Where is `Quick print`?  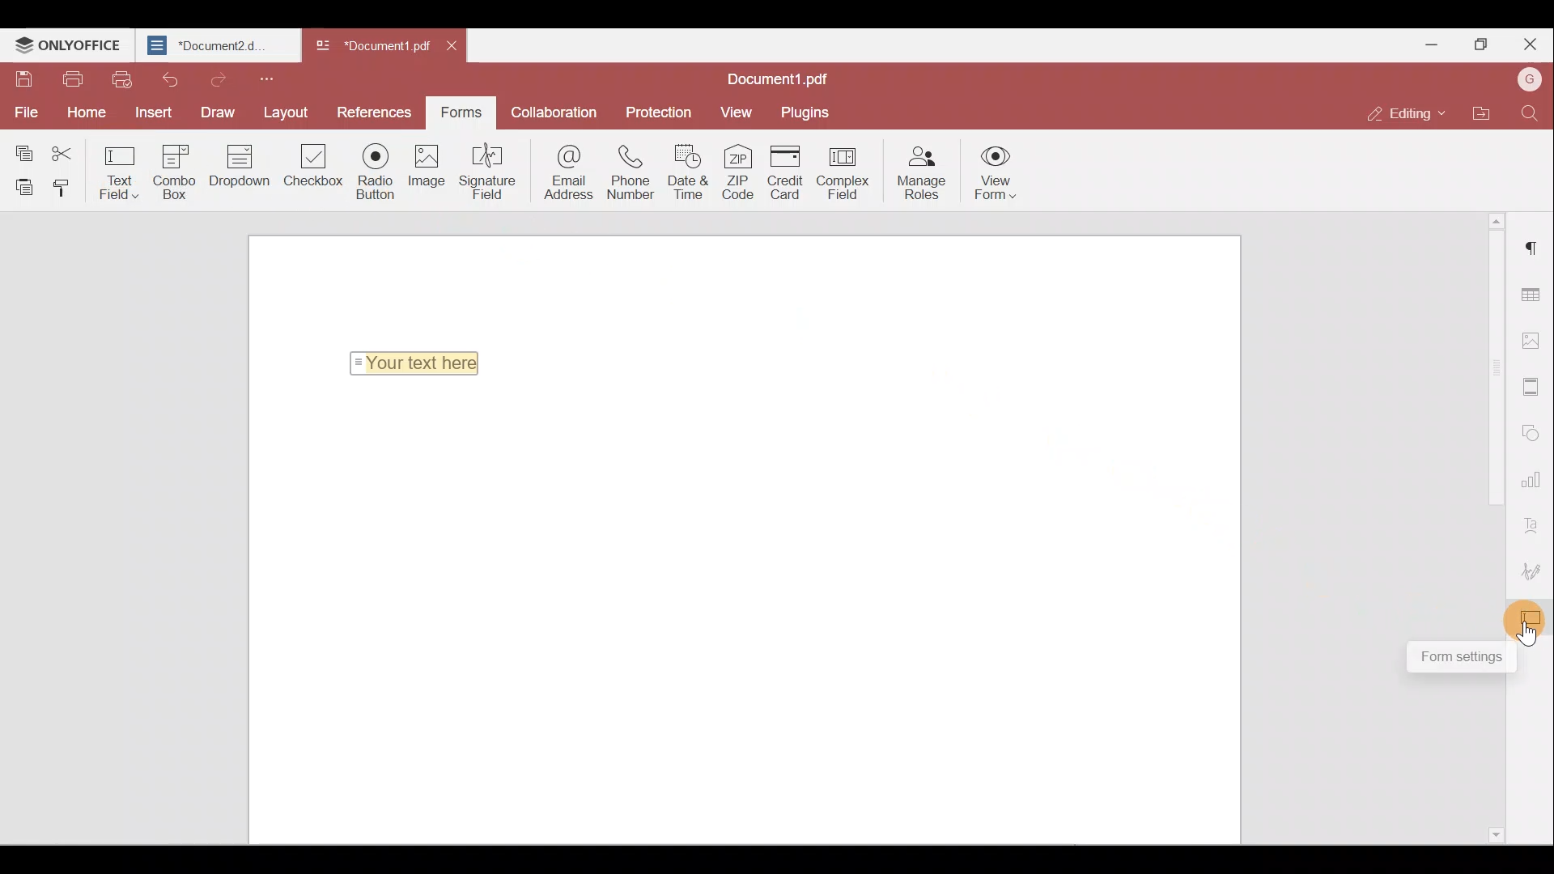
Quick print is located at coordinates (122, 81).